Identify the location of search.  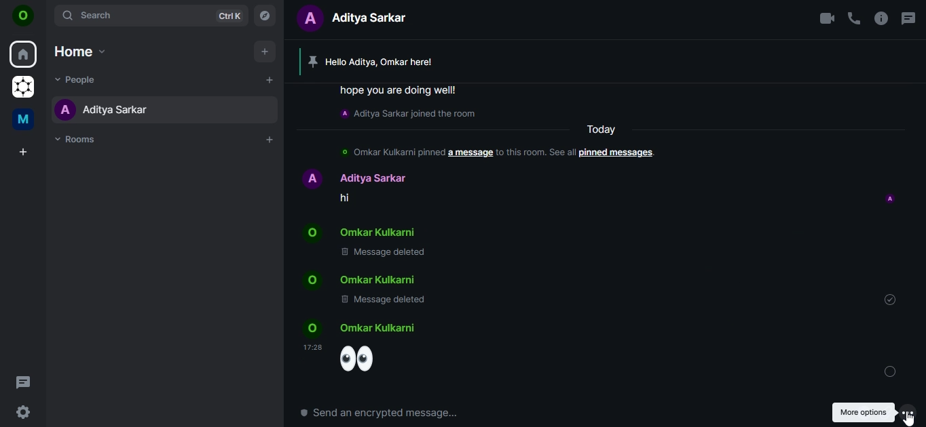
(153, 16).